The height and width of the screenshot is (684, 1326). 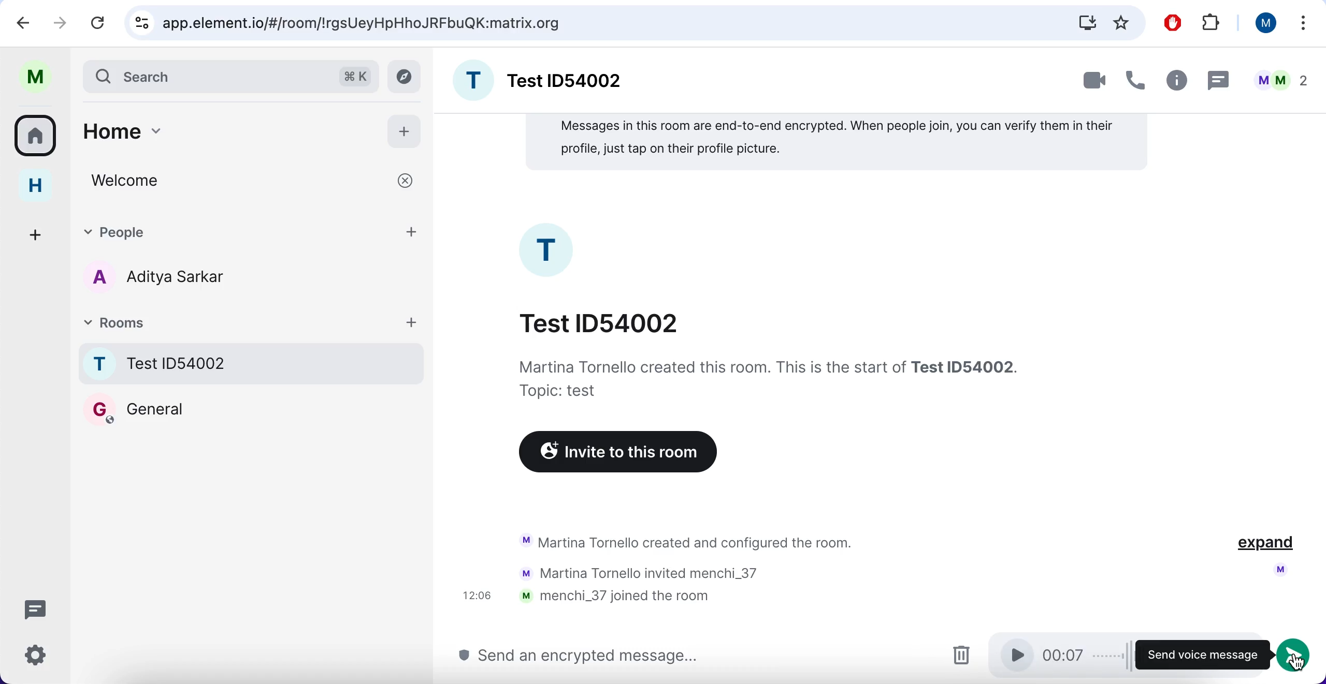 I want to click on controls, so click(x=139, y=23).